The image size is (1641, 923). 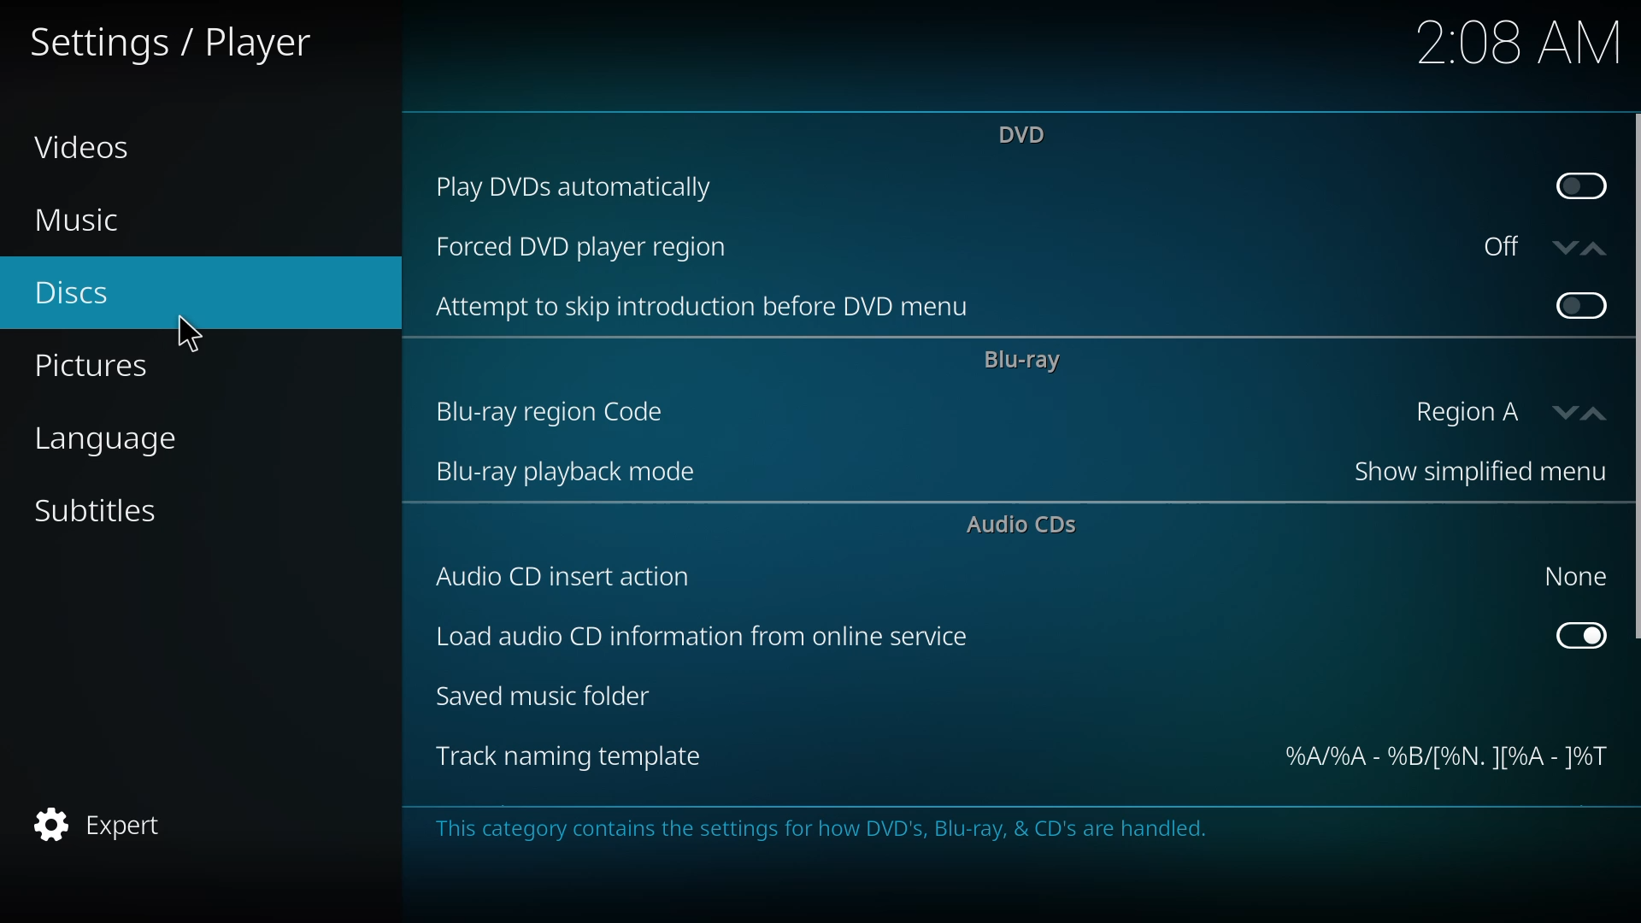 I want to click on expert, so click(x=103, y=824).